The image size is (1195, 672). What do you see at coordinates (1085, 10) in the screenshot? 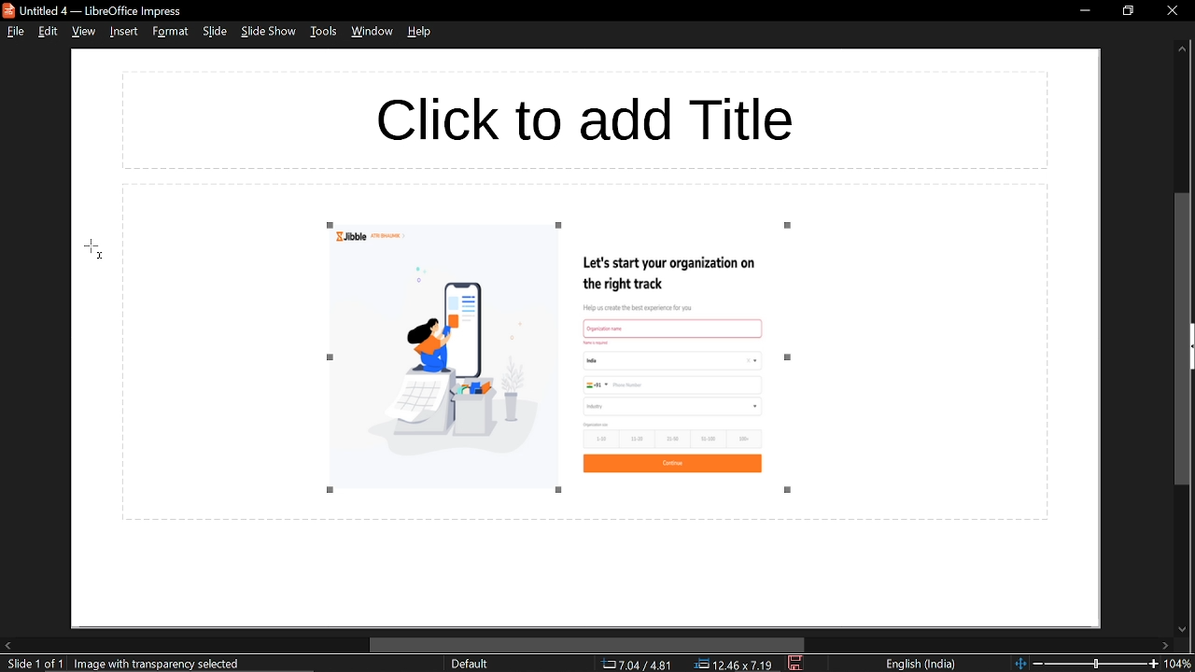
I see `minimize` at bounding box center [1085, 10].